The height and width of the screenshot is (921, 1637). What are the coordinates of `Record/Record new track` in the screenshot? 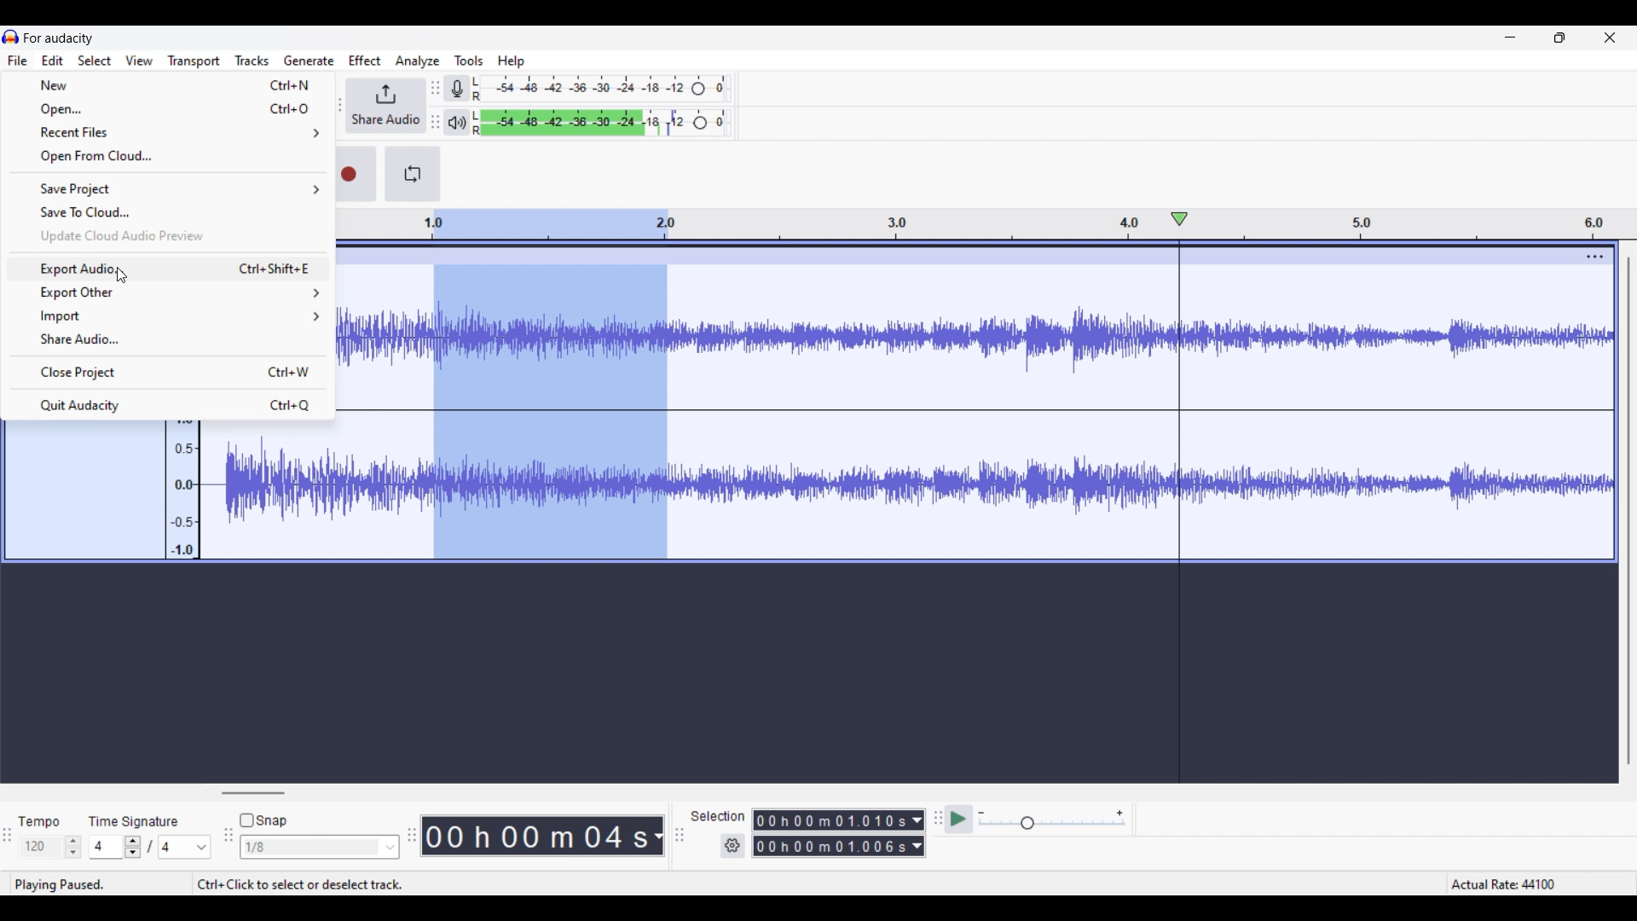 It's located at (357, 174).